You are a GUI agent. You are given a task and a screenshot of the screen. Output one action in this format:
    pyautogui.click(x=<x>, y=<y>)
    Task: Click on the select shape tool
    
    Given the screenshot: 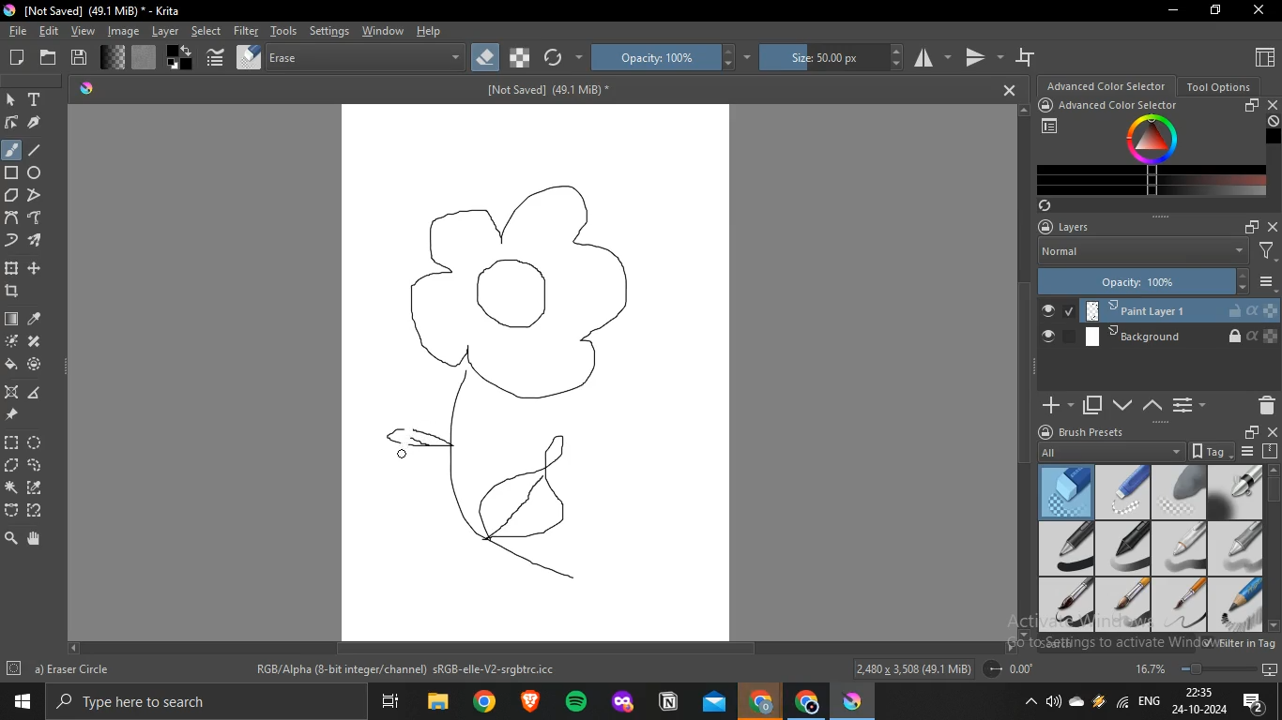 What is the action you would take?
    pyautogui.click(x=12, y=98)
    